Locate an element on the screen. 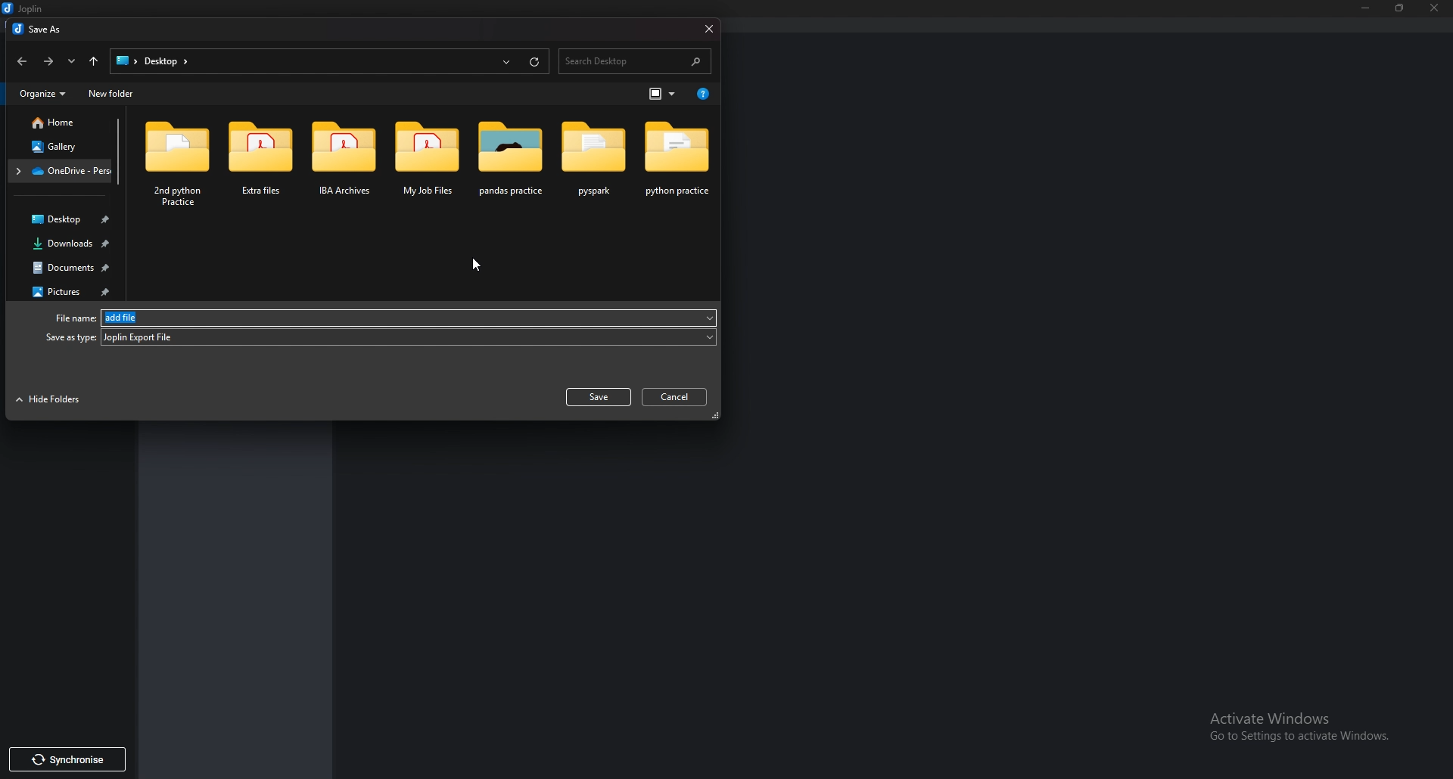  cursor is located at coordinates (483, 261).